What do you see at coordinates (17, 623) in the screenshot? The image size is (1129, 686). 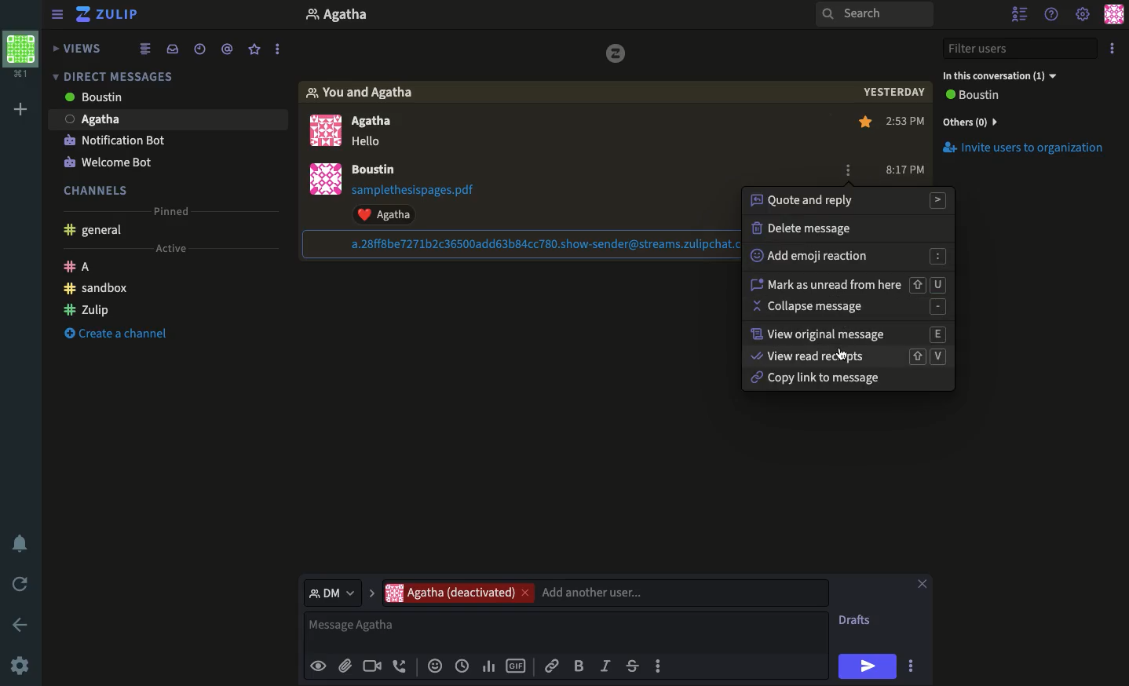 I see `Back` at bounding box center [17, 623].